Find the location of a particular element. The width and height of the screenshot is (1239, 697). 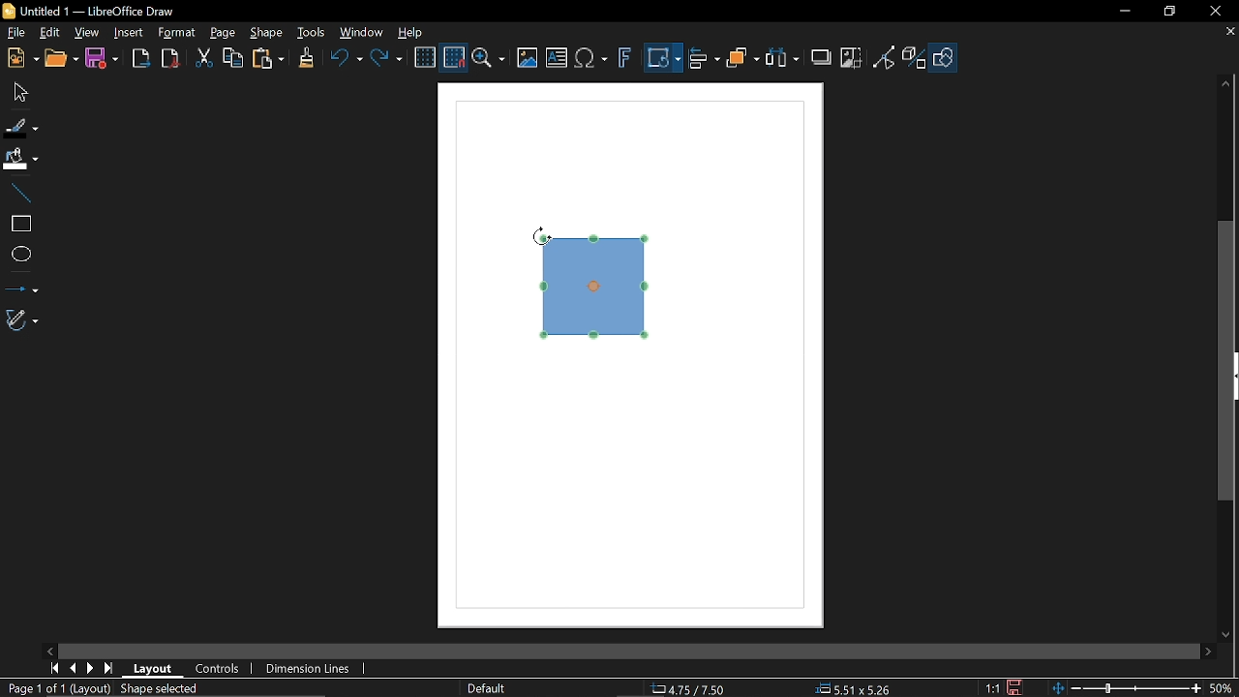

Slide master name is located at coordinates (487, 686).